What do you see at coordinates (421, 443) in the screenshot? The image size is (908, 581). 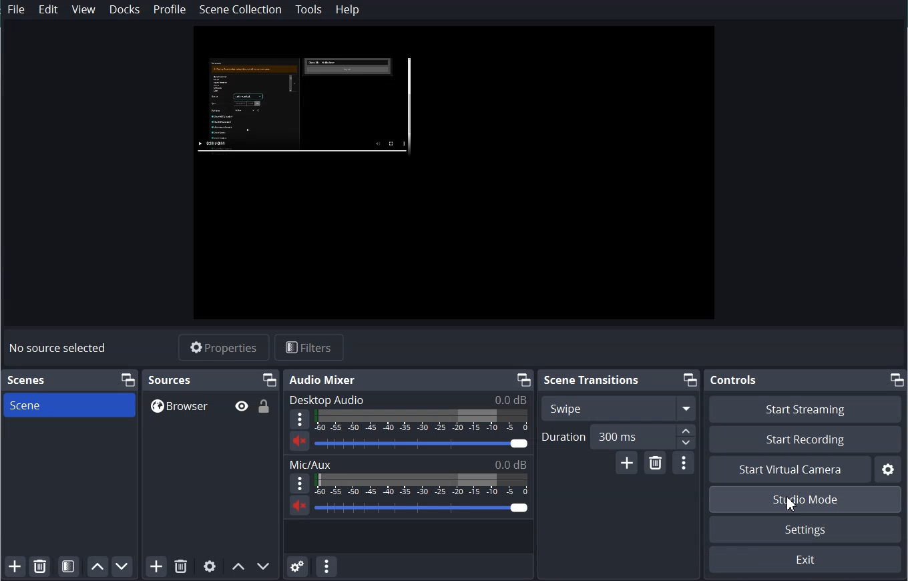 I see `Volume Adjuster` at bounding box center [421, 443].